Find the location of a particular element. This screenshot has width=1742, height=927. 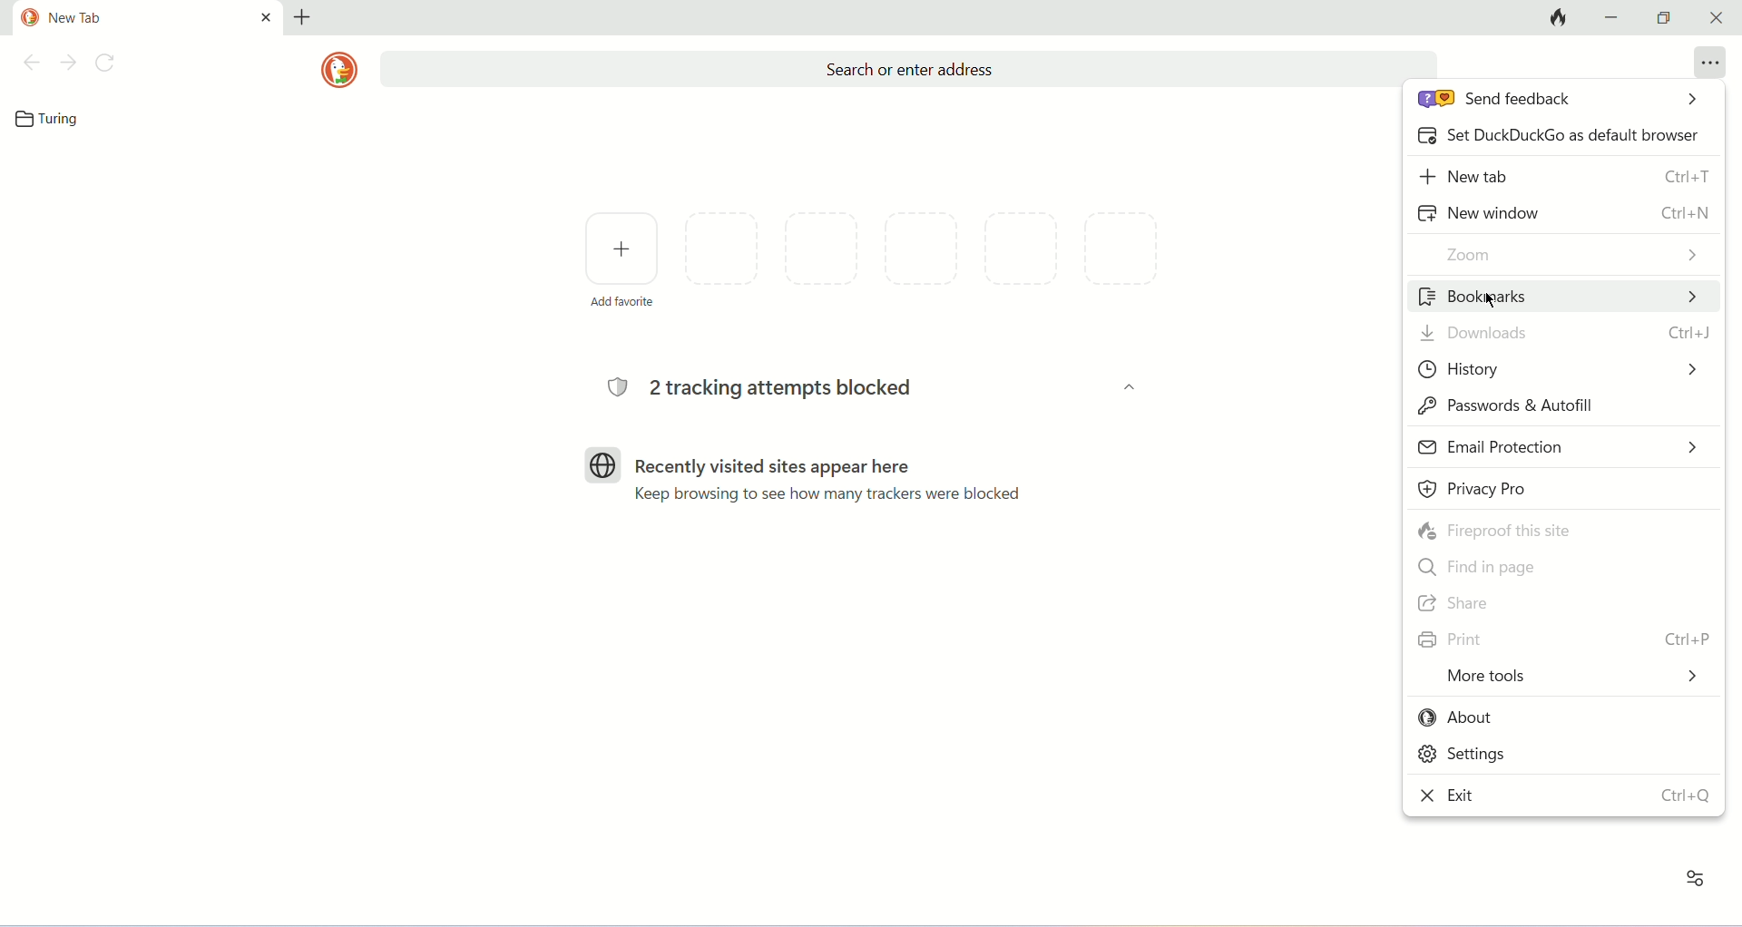

send feedback is located at coordinates (1563, 102).